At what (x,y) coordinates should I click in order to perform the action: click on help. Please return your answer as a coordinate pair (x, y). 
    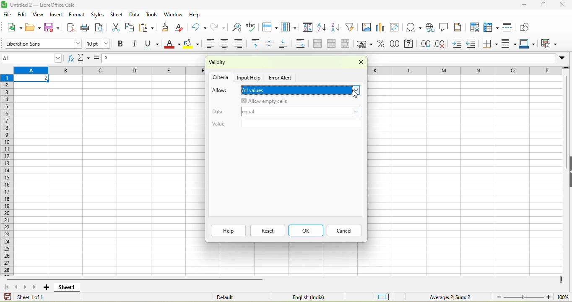
    Looking at the image, I should click on (195, 14).